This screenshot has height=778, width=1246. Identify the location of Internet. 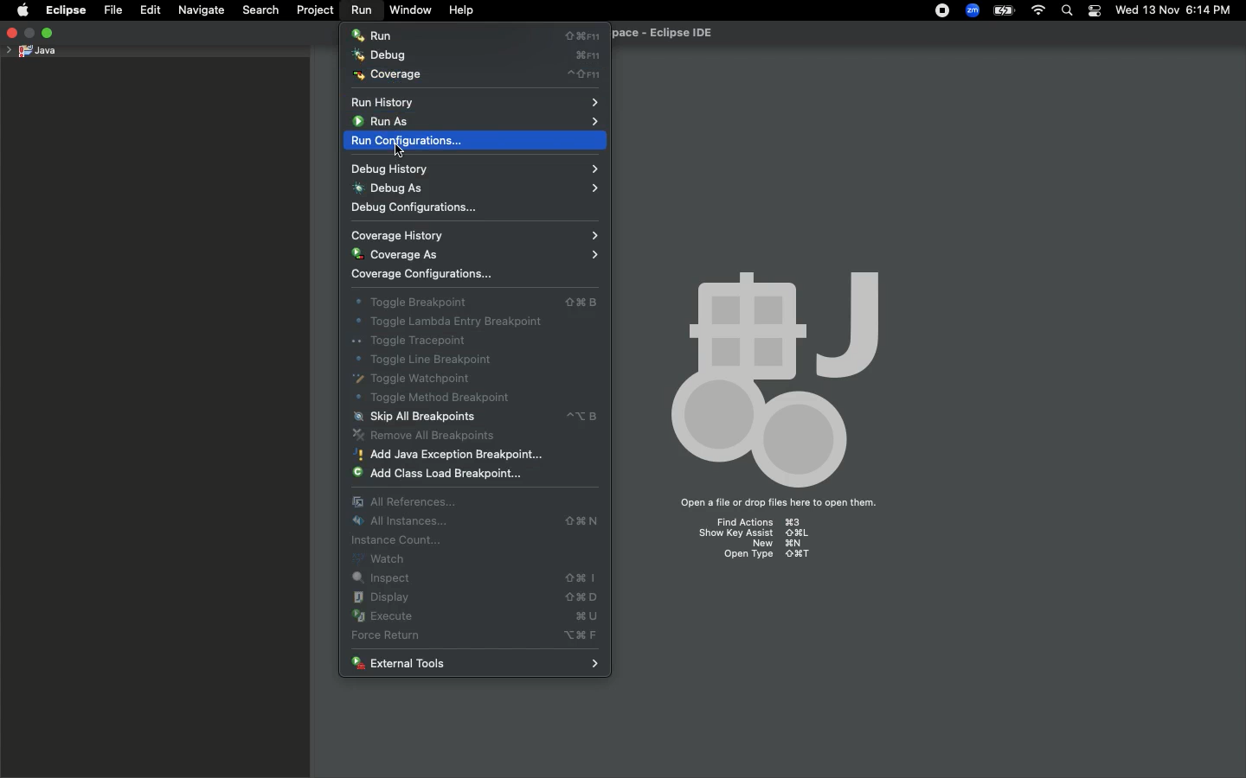
(1037, 12).